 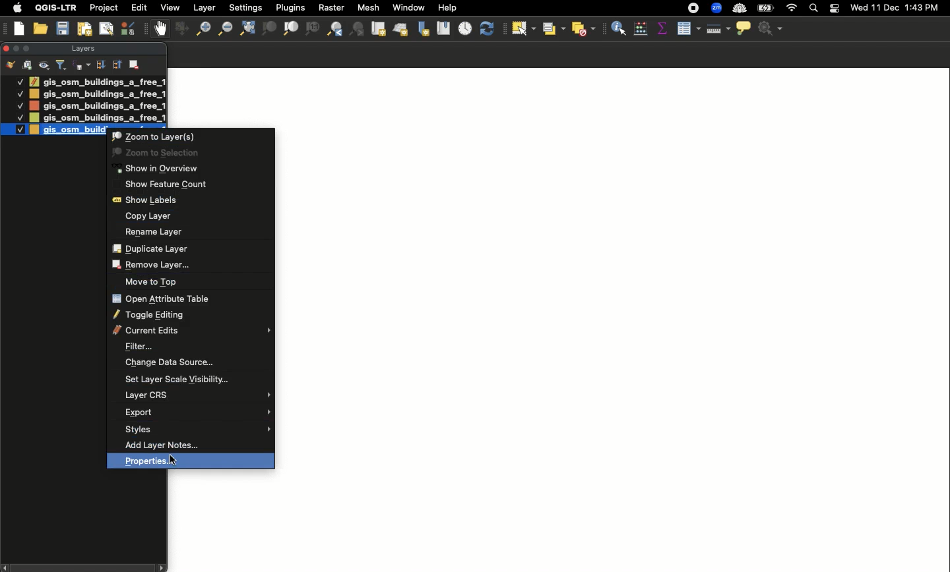 What do you see at coordinates (20, 28) in the screenshot?
I see `New` at bounding box center [20, 28].